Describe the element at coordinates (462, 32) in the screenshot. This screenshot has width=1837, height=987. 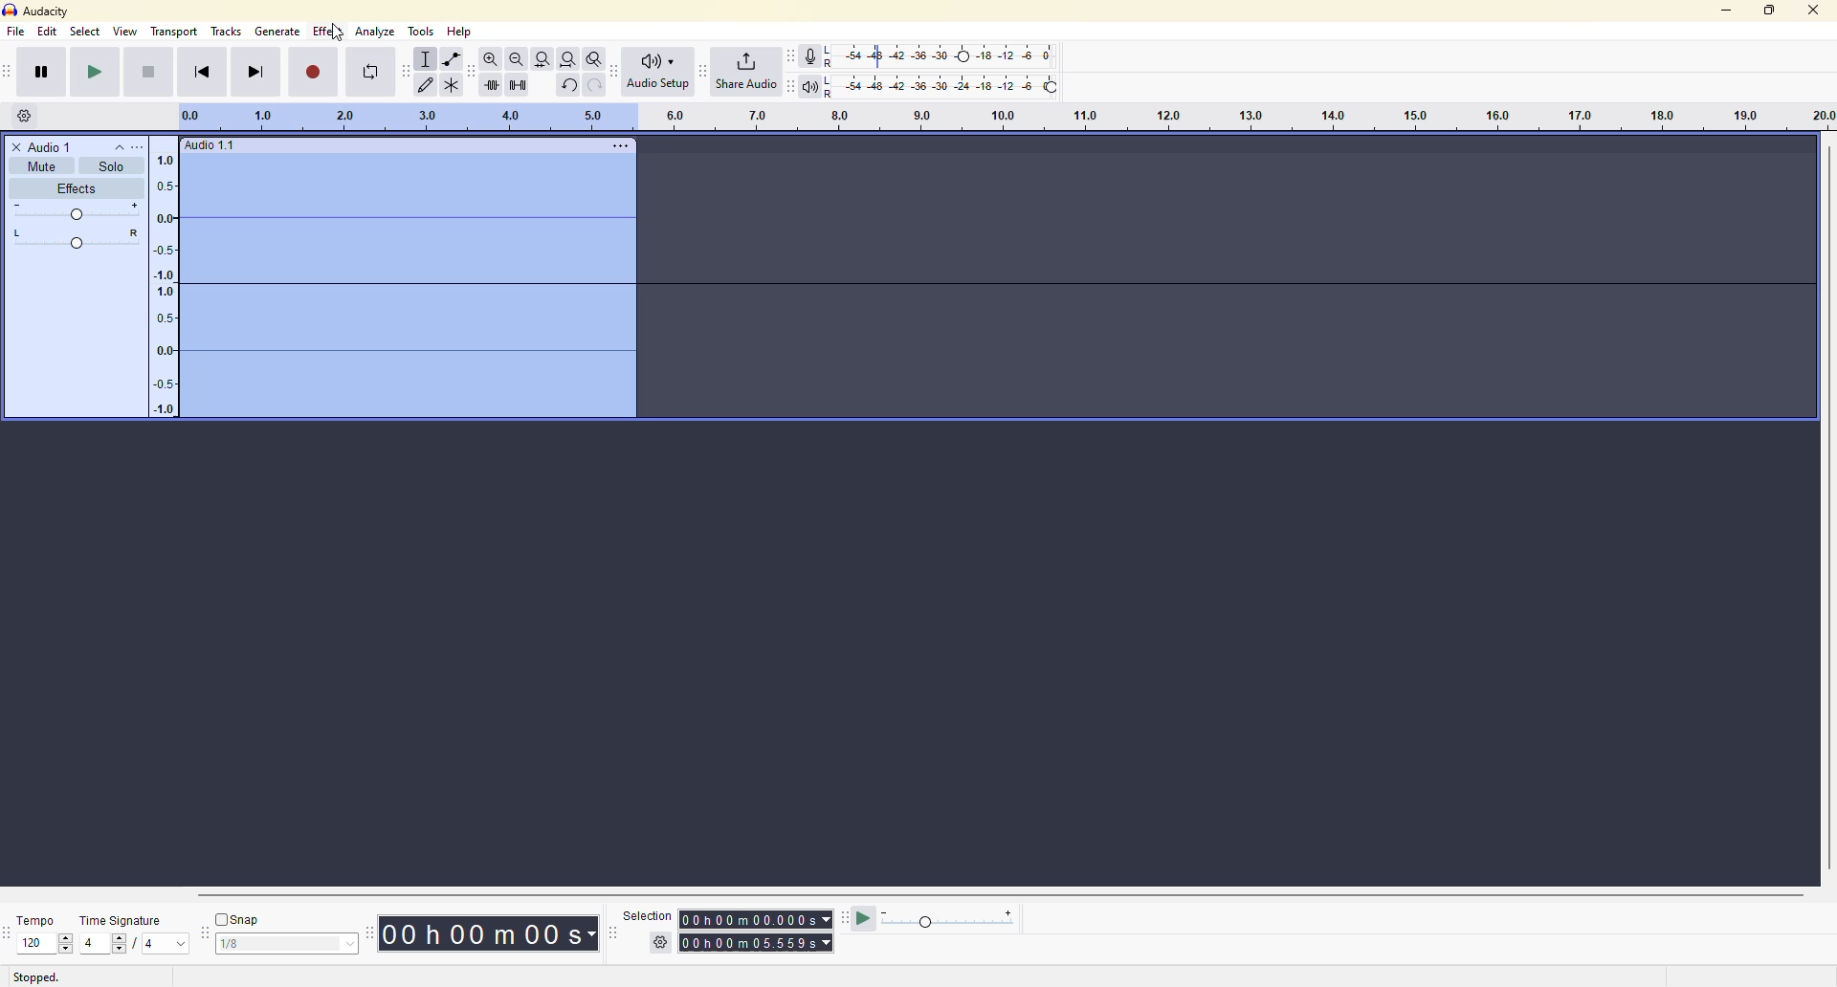
I see `help` at that location.